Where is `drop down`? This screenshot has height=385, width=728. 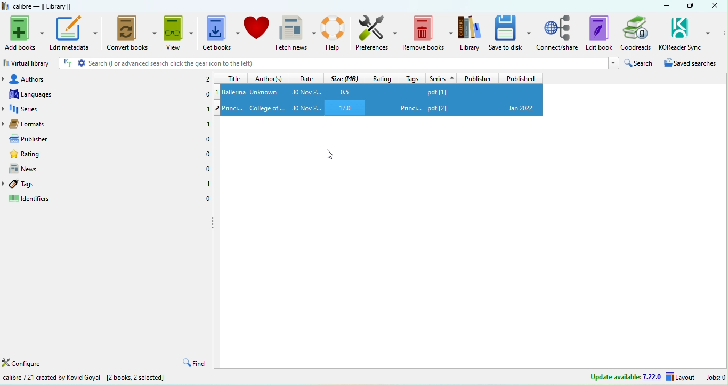
drop down is located at coordinates (5, 109).